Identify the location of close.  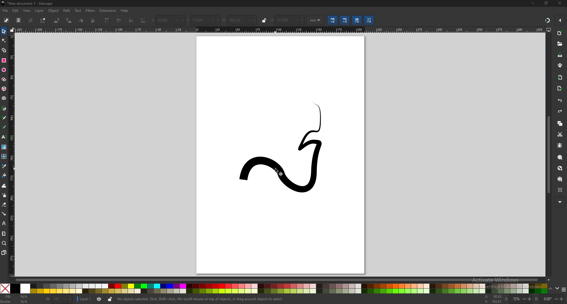
(561, 3).